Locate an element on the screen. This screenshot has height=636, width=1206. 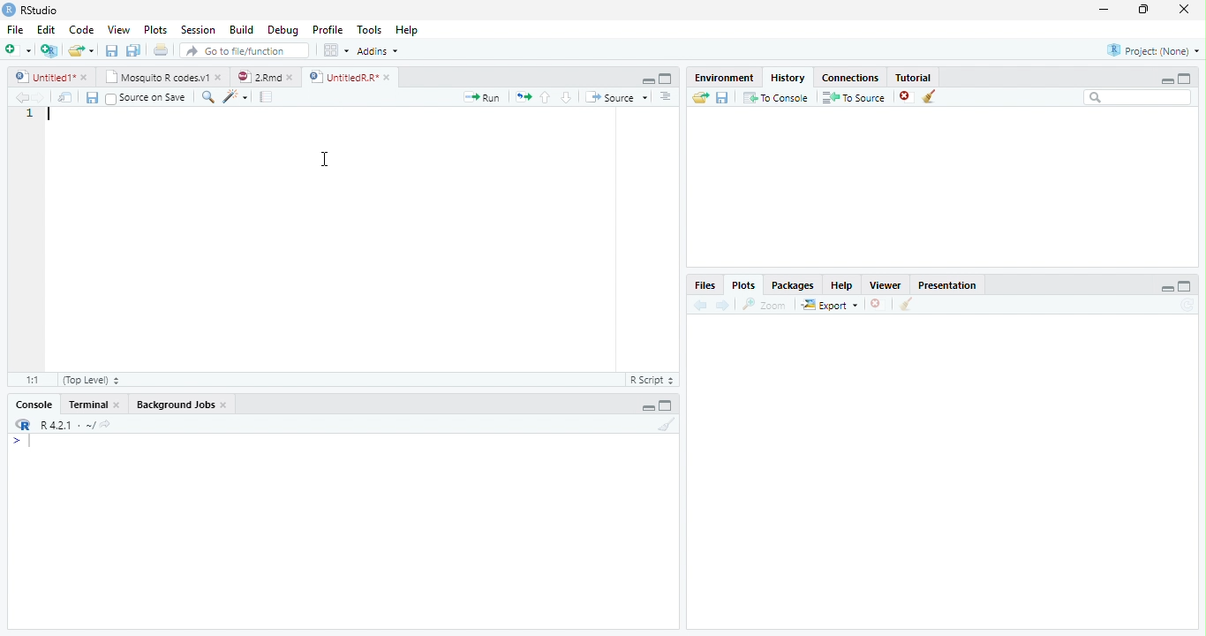
minimize is located at coordinates (648, 408).